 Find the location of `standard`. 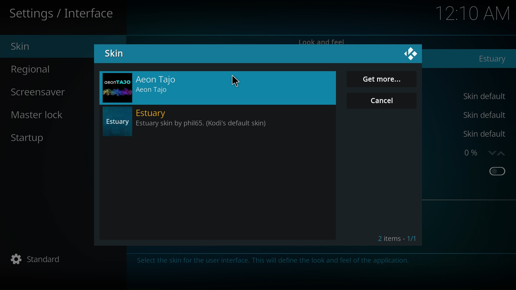

standard is located at coordinates (40, 258).